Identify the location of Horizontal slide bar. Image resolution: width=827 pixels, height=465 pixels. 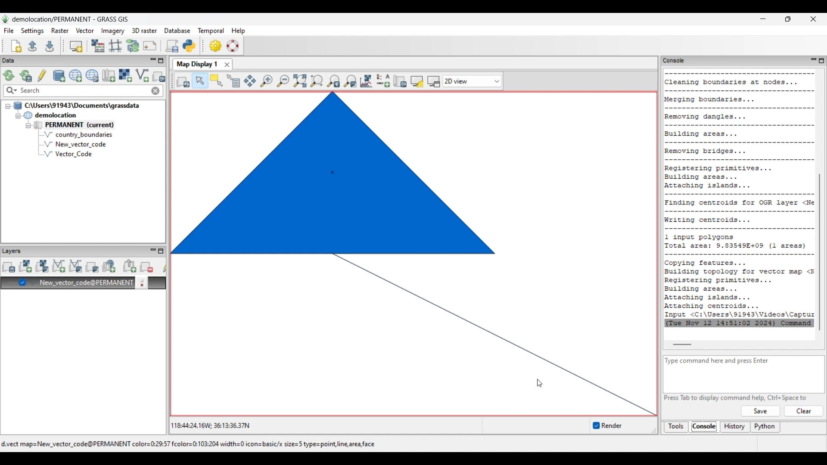
(682, 345).